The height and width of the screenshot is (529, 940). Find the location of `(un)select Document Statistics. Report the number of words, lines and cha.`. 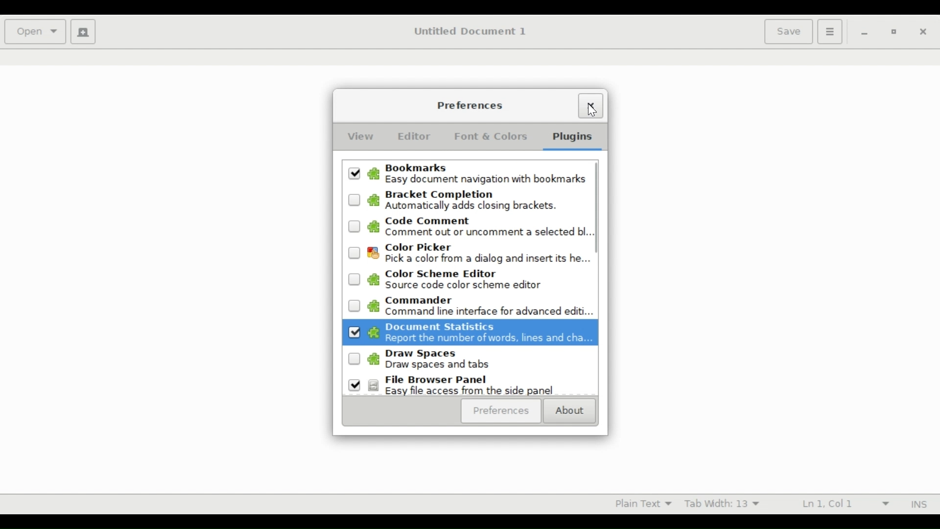

(un)select Document Statistics. Report the number of words, lines and cha. is located at coordinates (478, 335).